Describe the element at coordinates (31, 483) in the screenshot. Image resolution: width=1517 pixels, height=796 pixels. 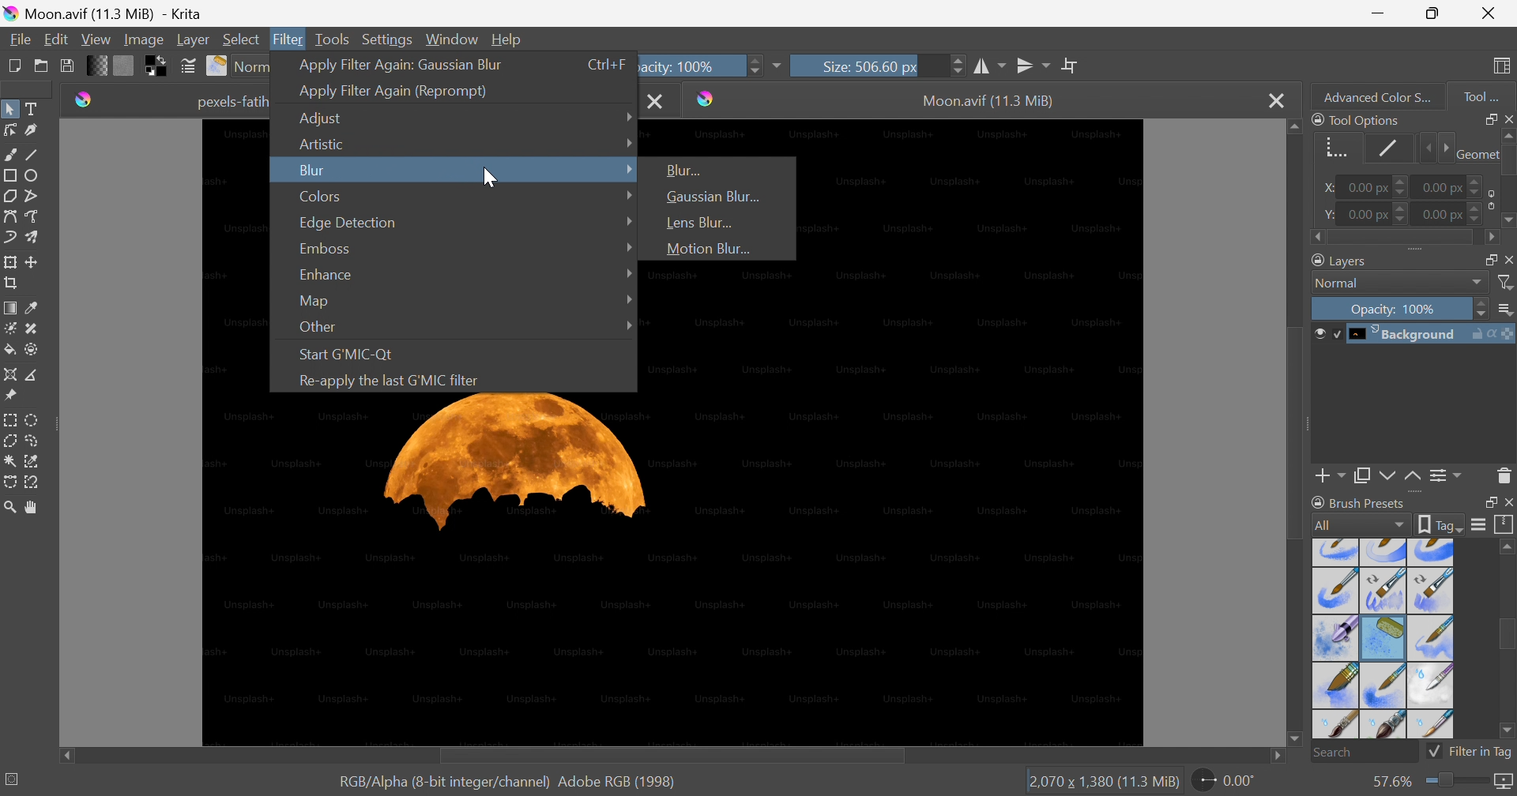
I see `Magnetic curve selection tool` at that location.